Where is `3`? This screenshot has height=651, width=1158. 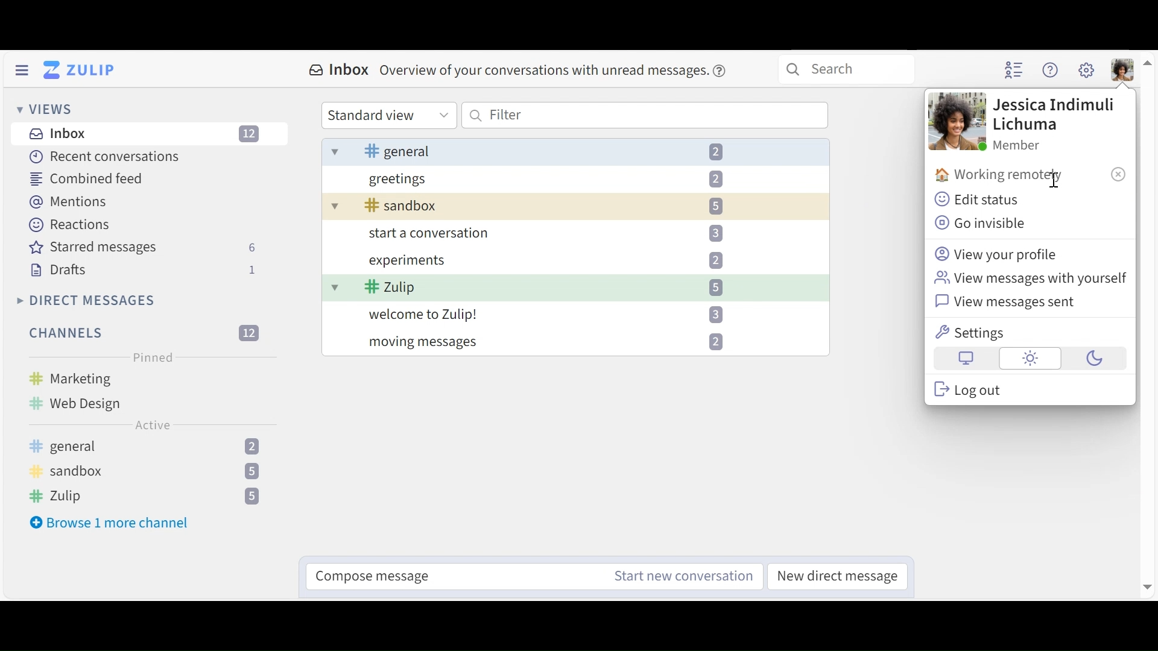
3 is located at coordinates (708, 233).